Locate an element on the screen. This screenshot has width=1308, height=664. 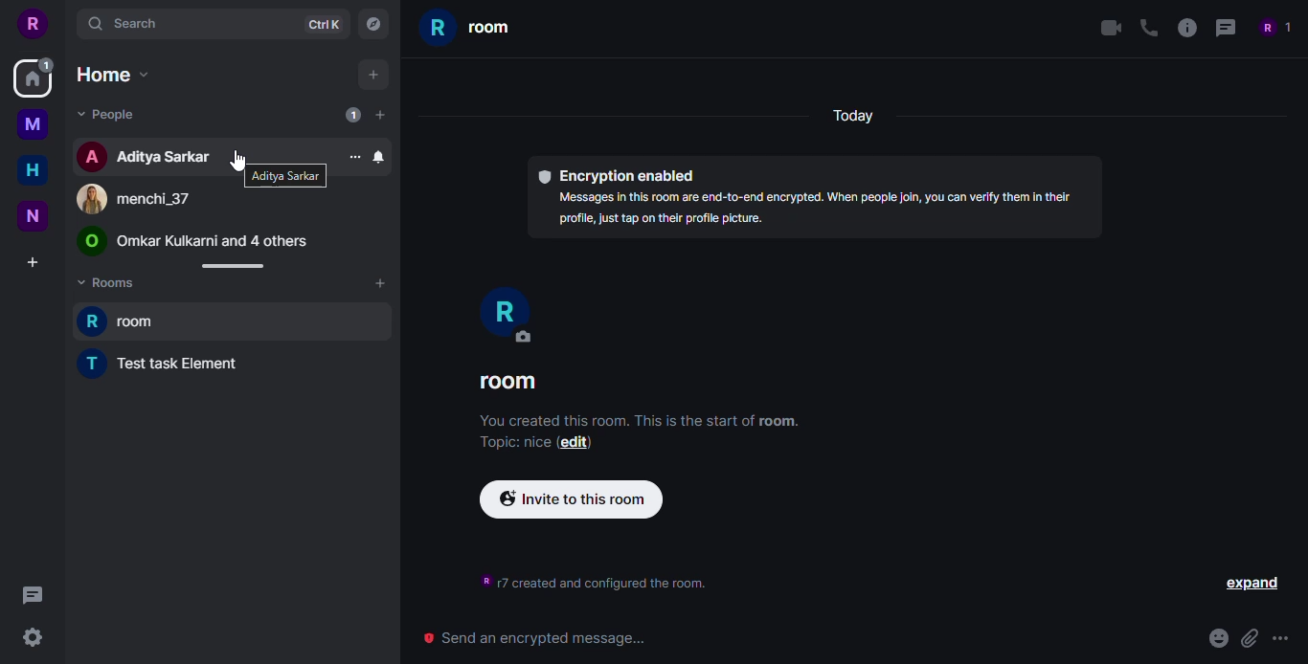
aditya sarkar is located at coordinates (284, 176).